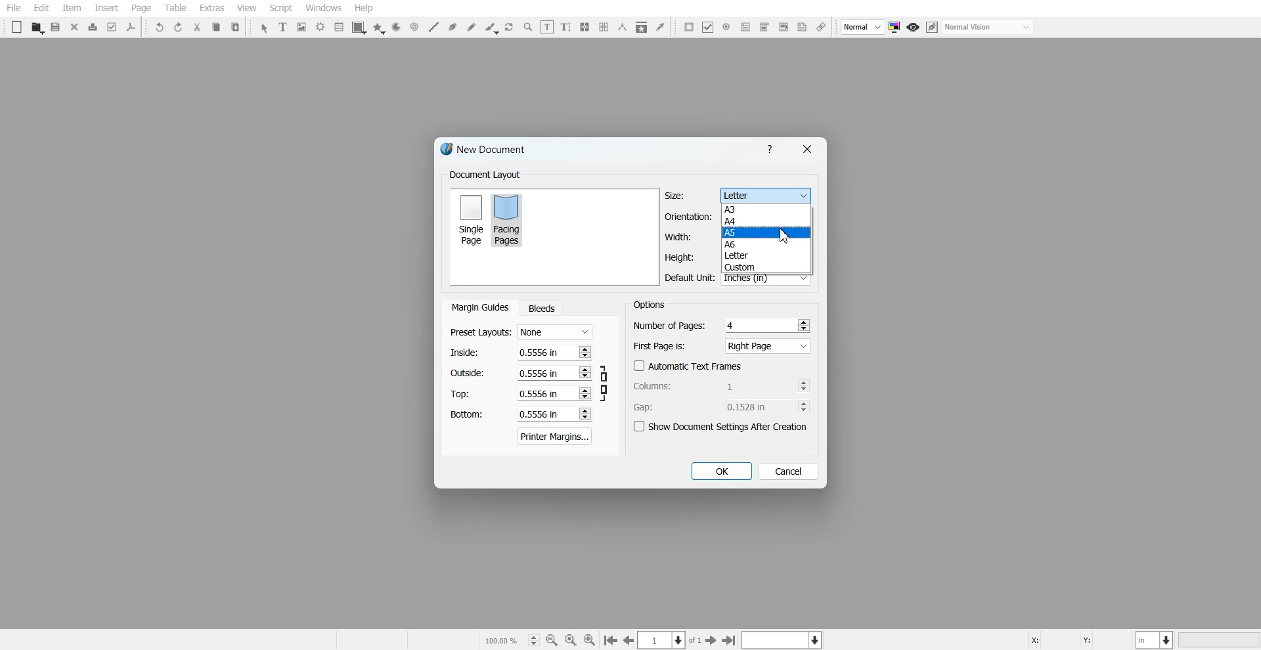  Describe the element at coordinates (623, 27) in the screenshot. I see `Measurement` at that location.